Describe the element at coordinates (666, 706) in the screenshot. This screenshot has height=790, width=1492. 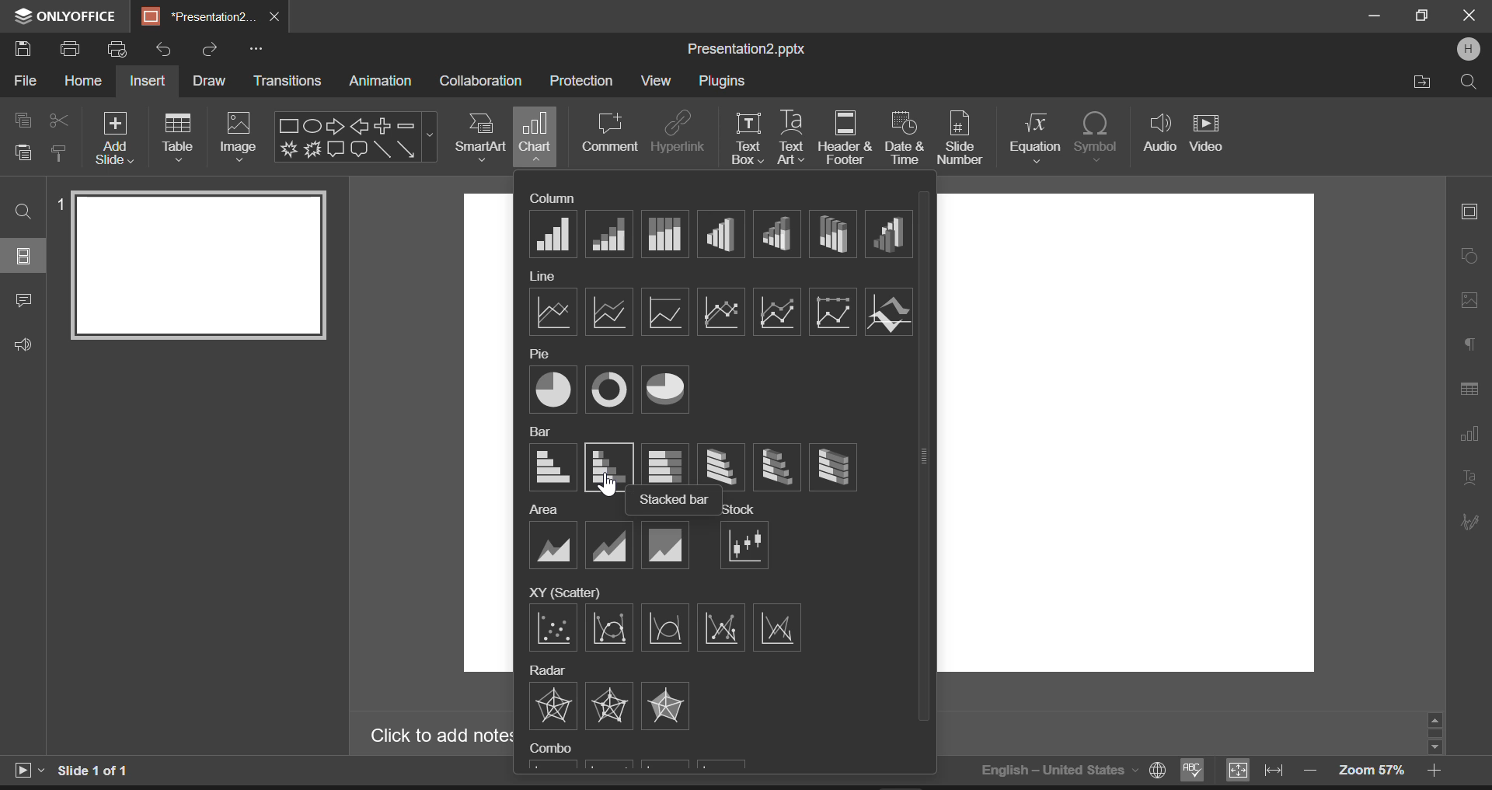
I see `Filled Radar` at that location.